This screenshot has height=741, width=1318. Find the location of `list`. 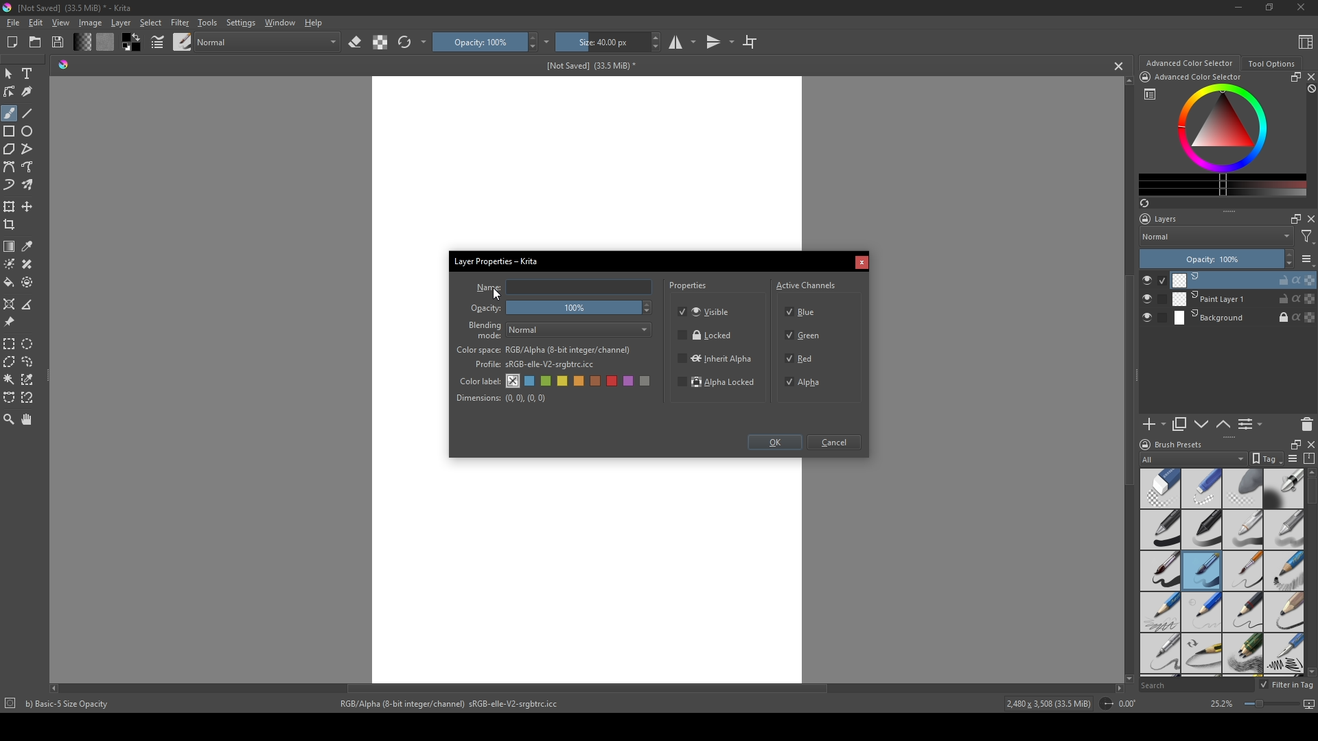

list is located at coordinates (1307, 259).